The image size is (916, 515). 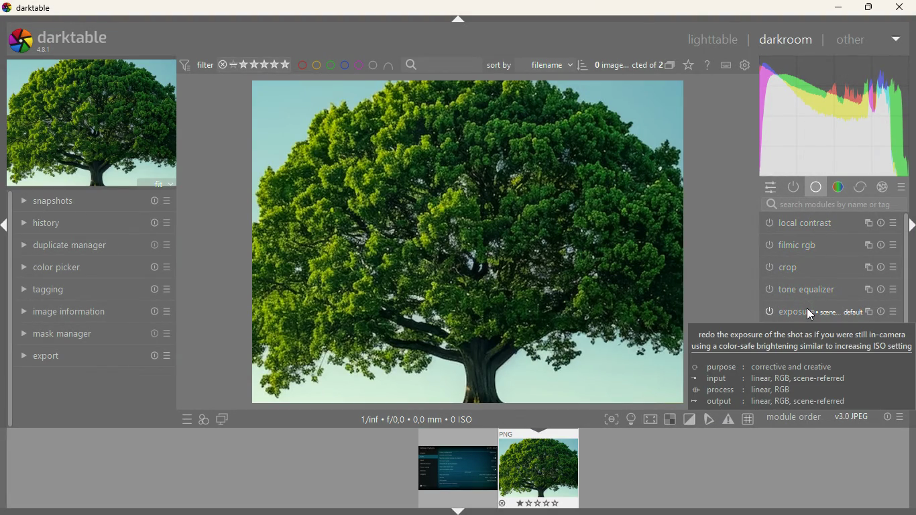 I want to click on darkroom, so click(x=789, y=41).